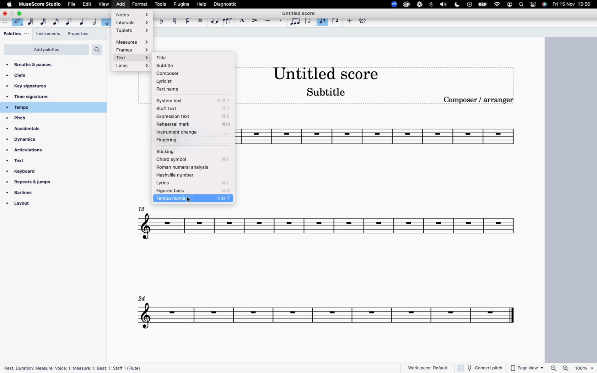 Image resolution: width=597 pixels, height=373 pixels. What do you see at coordinates (162, 4) in the screenshot?
I see `tools` at bounding box center [162, 4].